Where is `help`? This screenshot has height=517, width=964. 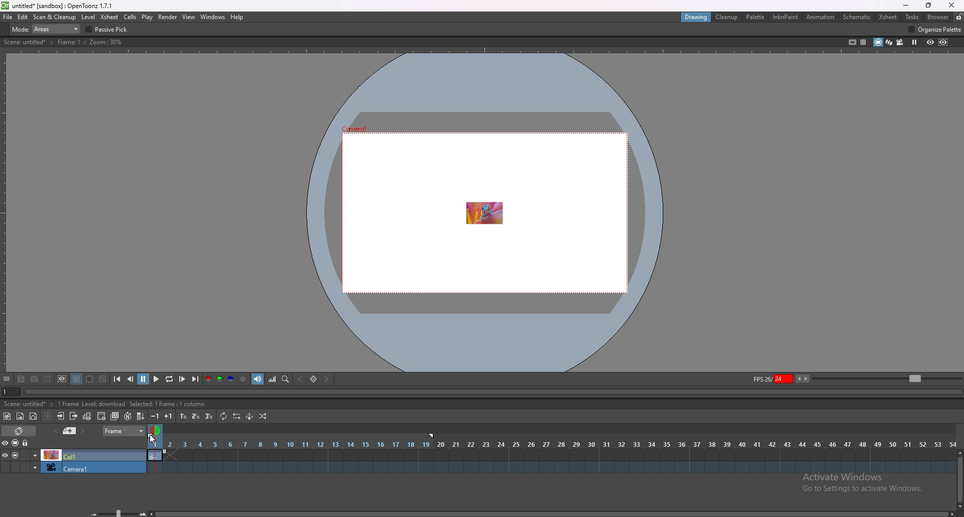 help is located at coordinates (236, 17).